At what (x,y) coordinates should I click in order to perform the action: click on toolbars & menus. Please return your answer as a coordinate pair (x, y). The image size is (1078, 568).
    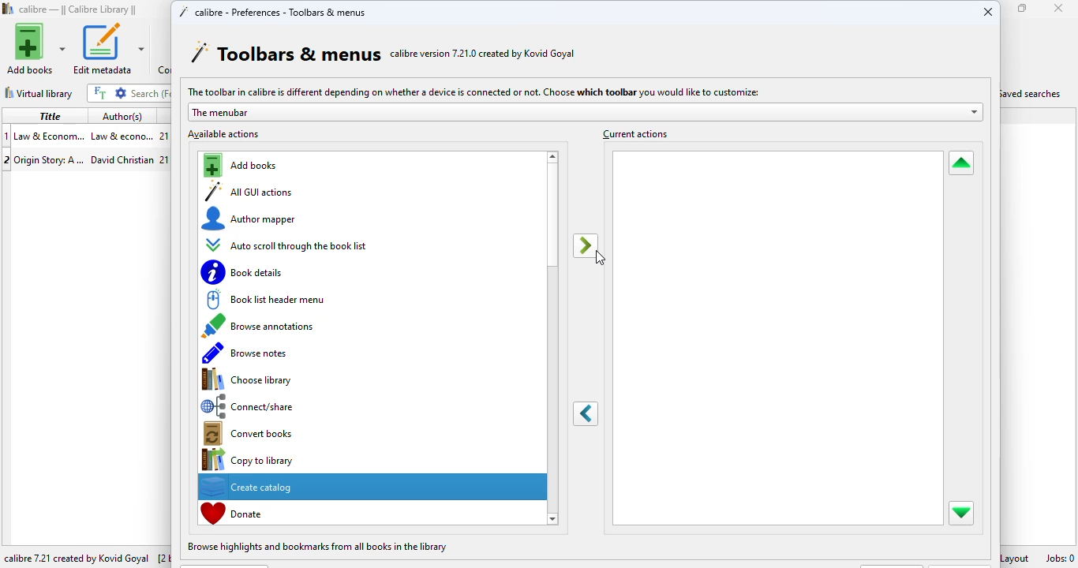
    Looking at the image, I should click on (286, 53).